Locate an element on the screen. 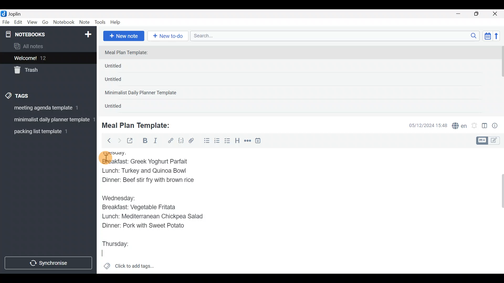  Edit is located at coordinates (18, 23).